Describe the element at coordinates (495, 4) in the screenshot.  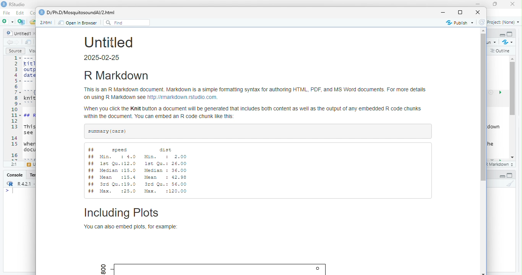
I see `maximise` at that location.